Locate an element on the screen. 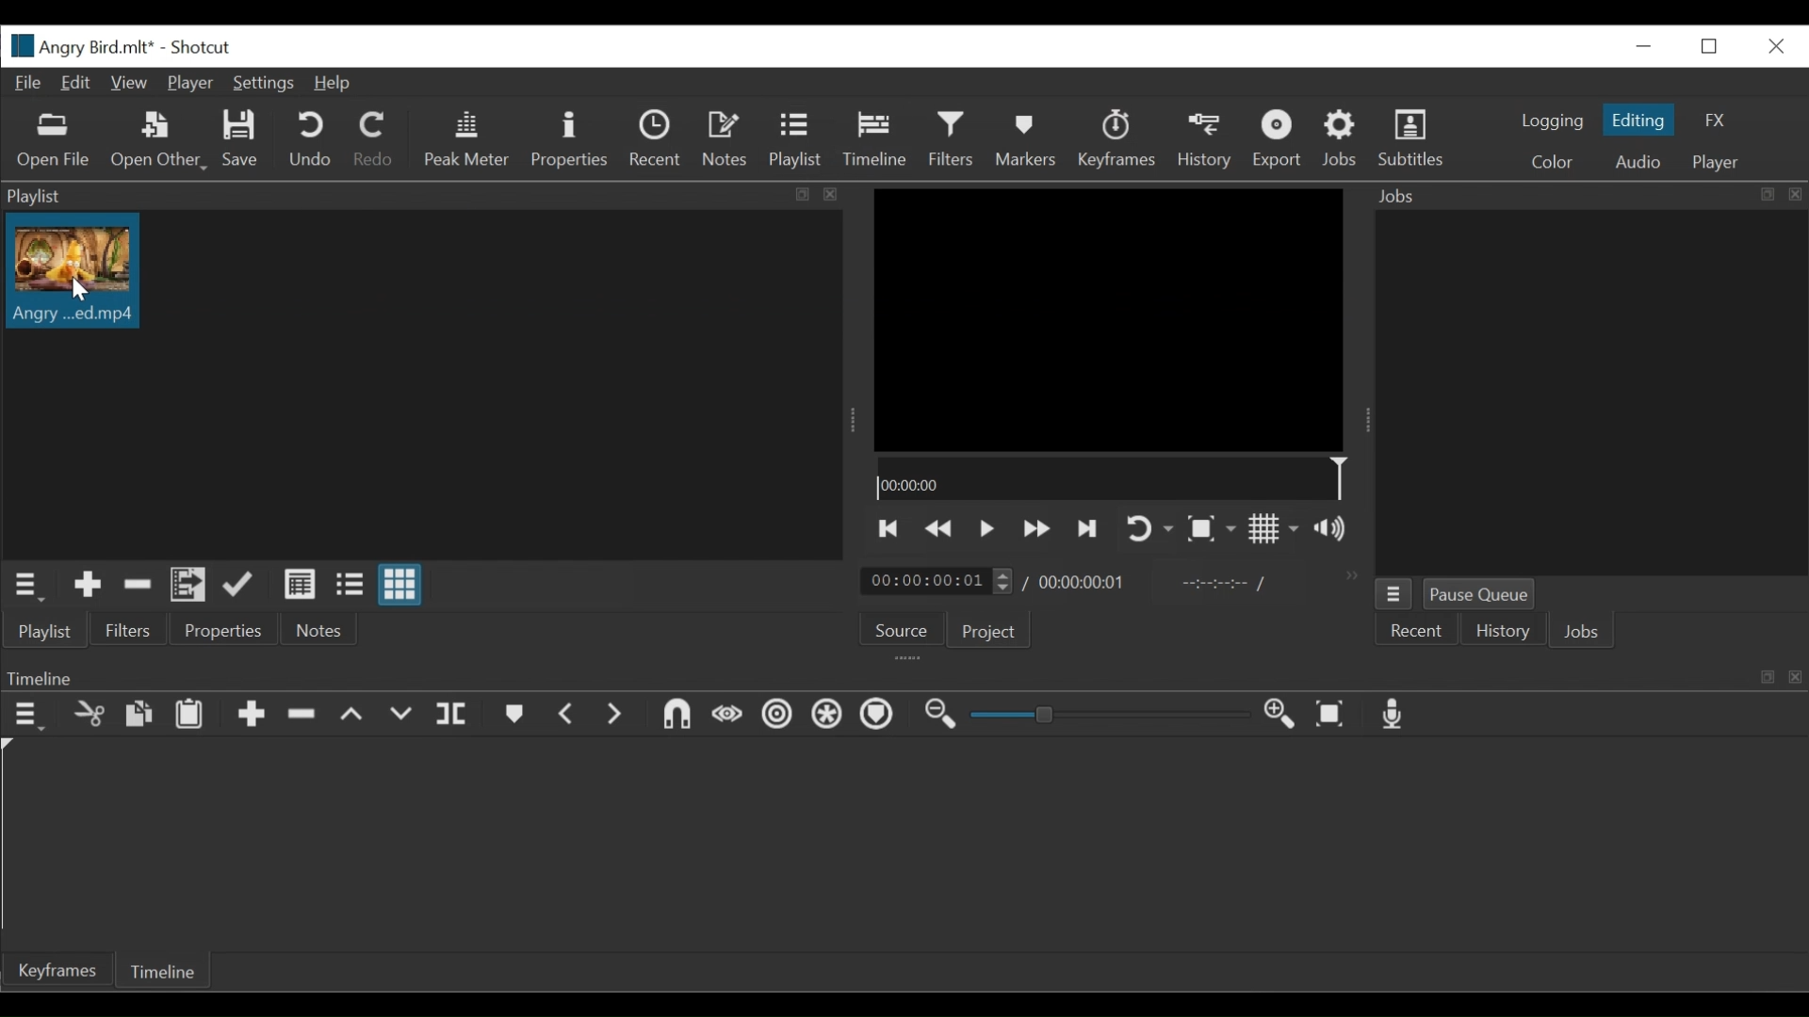 This screenshot has height=1017, width=1809. Media viewer is located at coordinates (1109, 321).